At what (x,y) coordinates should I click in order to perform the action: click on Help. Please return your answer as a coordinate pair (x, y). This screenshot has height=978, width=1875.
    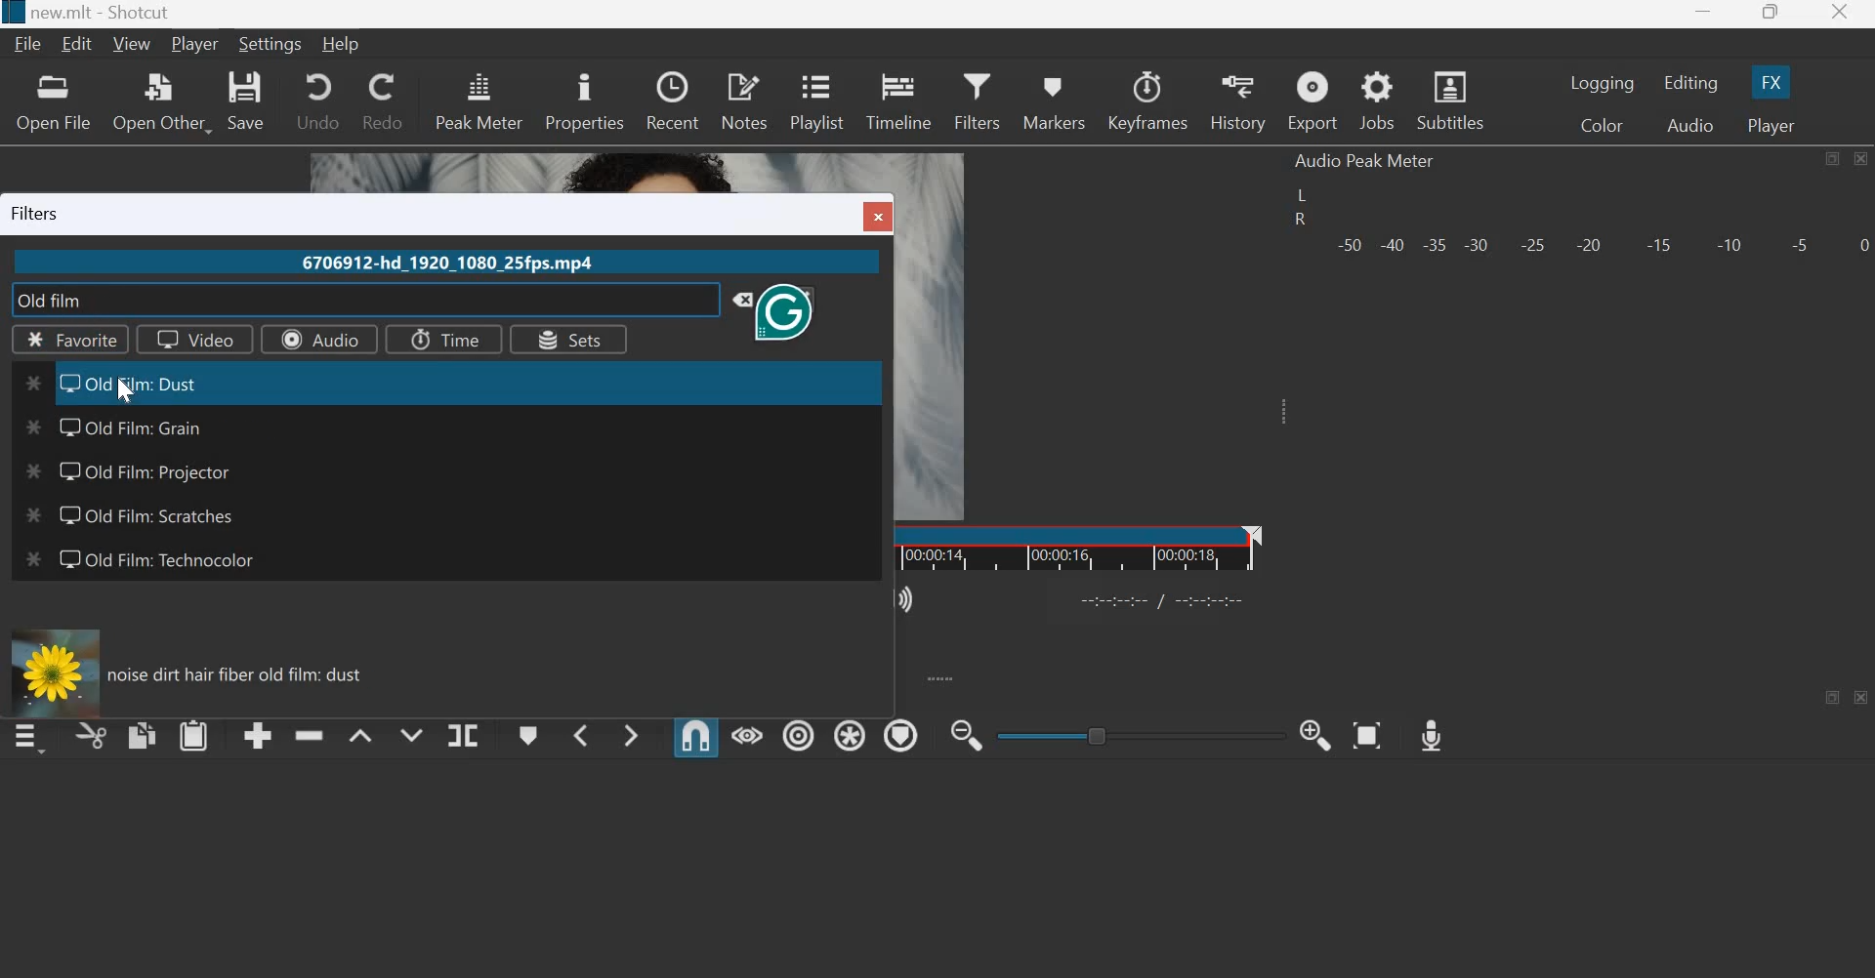
    Looking at the image, I should click on (347, 42).